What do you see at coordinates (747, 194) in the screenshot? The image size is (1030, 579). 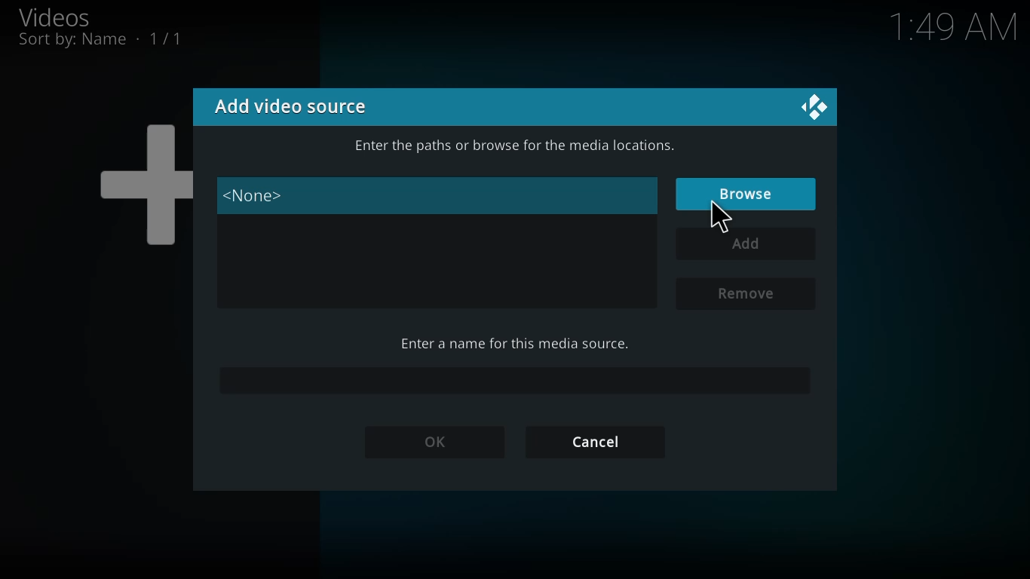 I see `browse` at bounding box center [747, 194].